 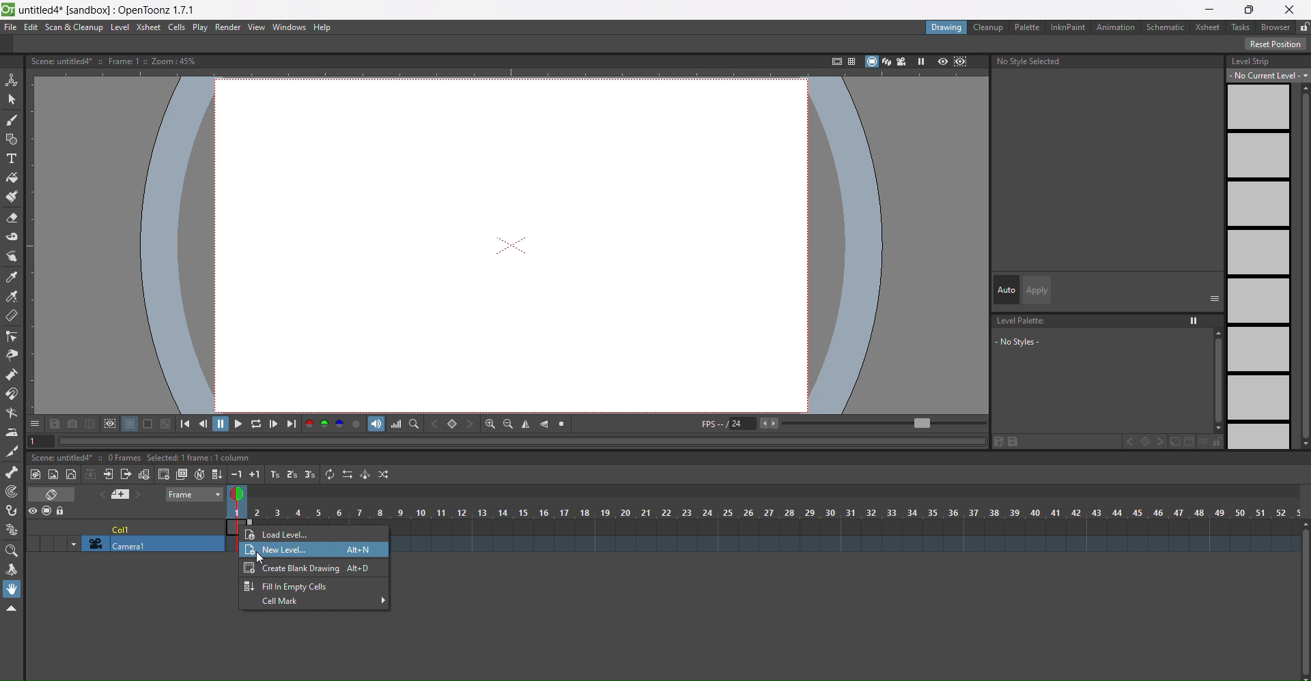 What do you see at coordinates (130, 424) in the screenshot?
I see `tool` at bounding box center [130, 424].